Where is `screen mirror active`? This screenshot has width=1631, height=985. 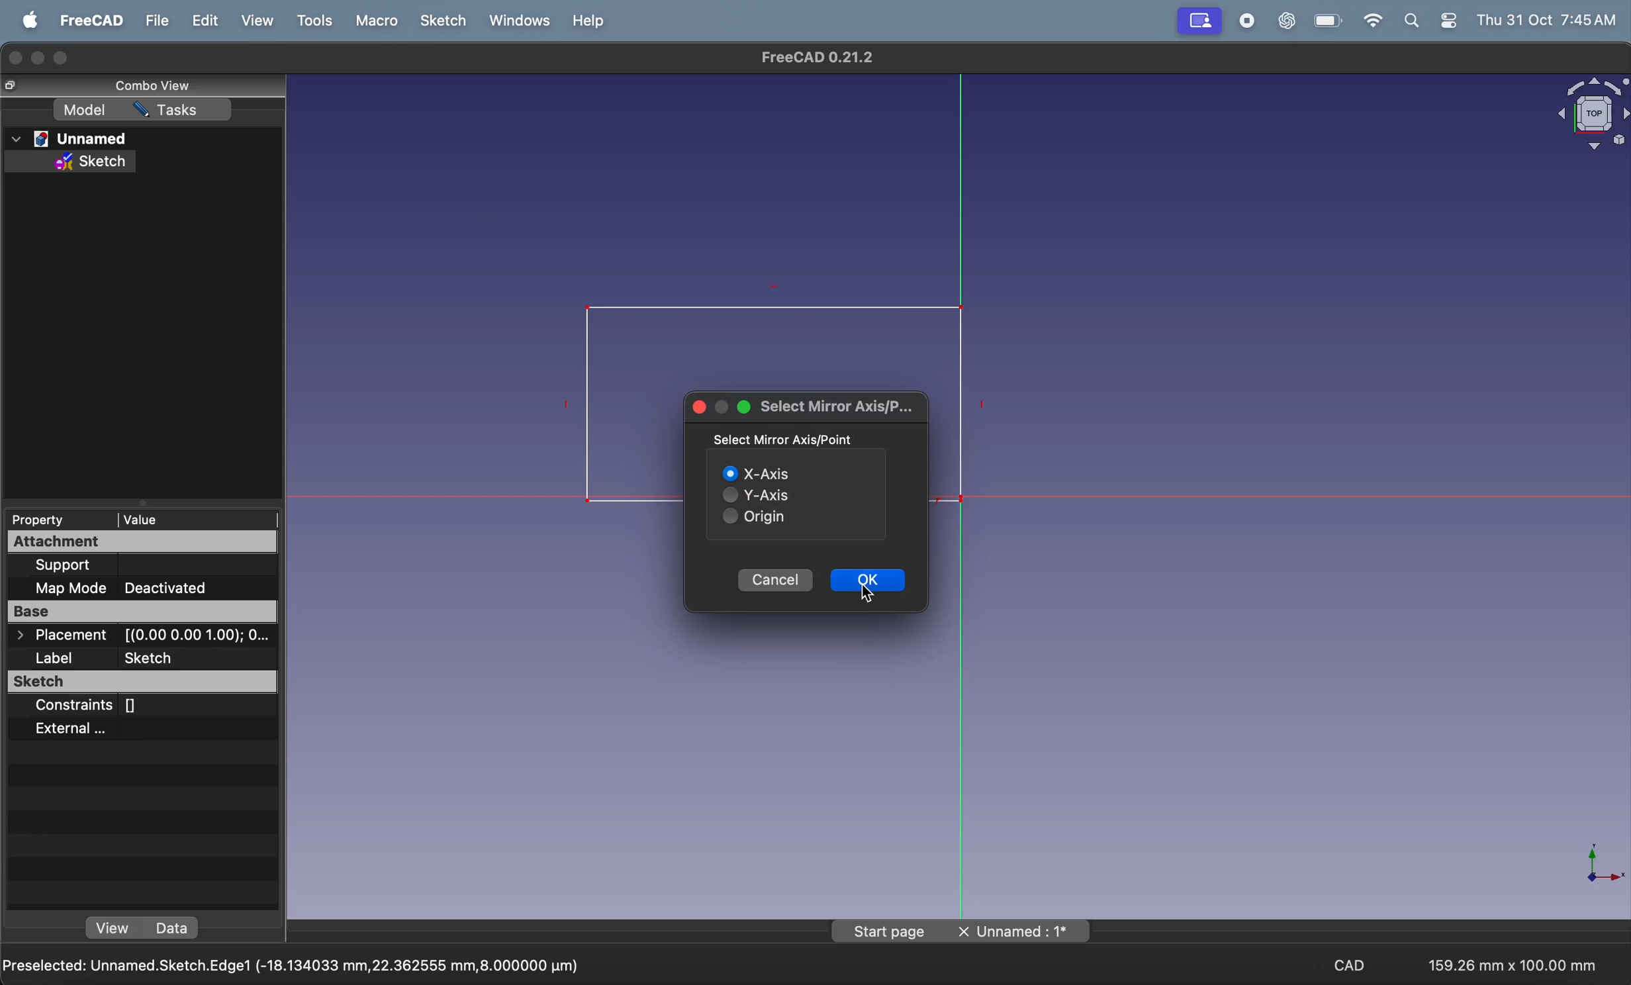
screen mirror active is located at coordinates (1201, 21).